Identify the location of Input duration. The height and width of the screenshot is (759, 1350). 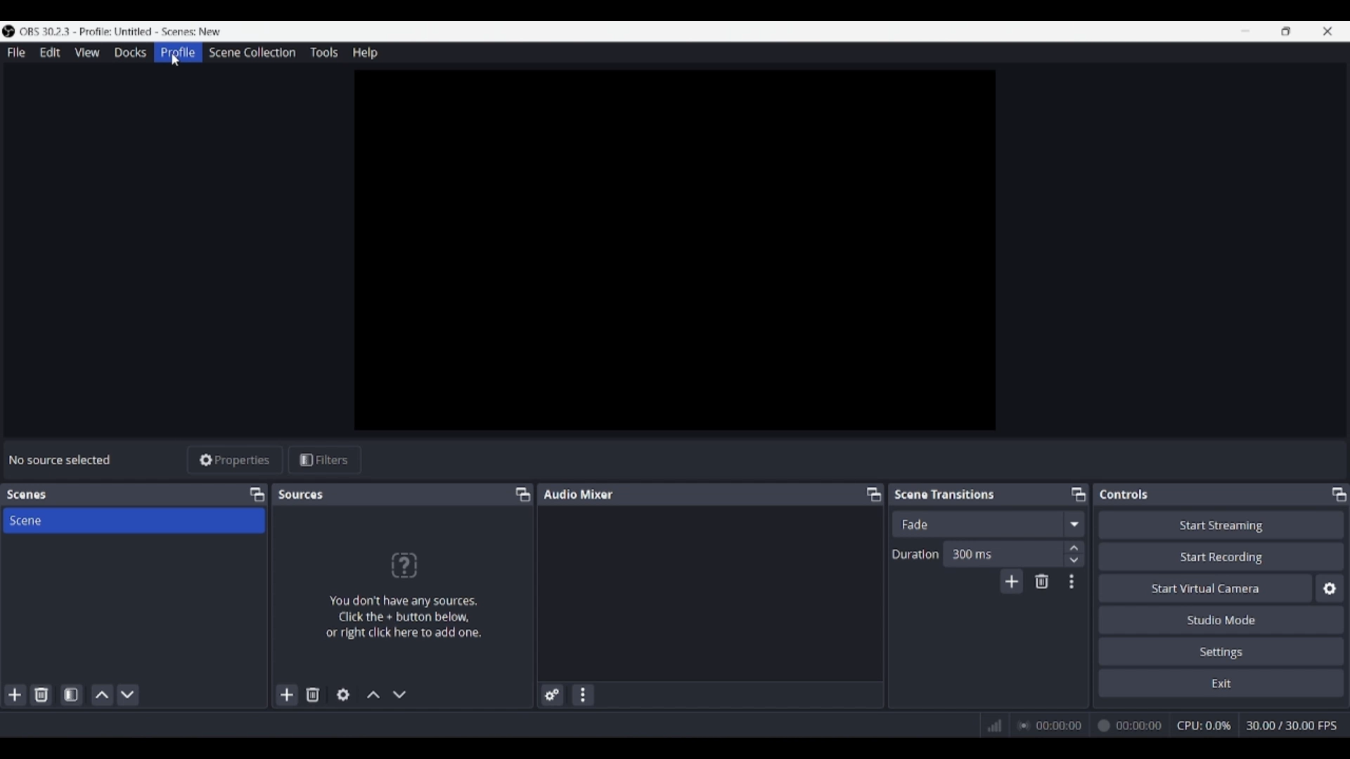
(1002, 553).